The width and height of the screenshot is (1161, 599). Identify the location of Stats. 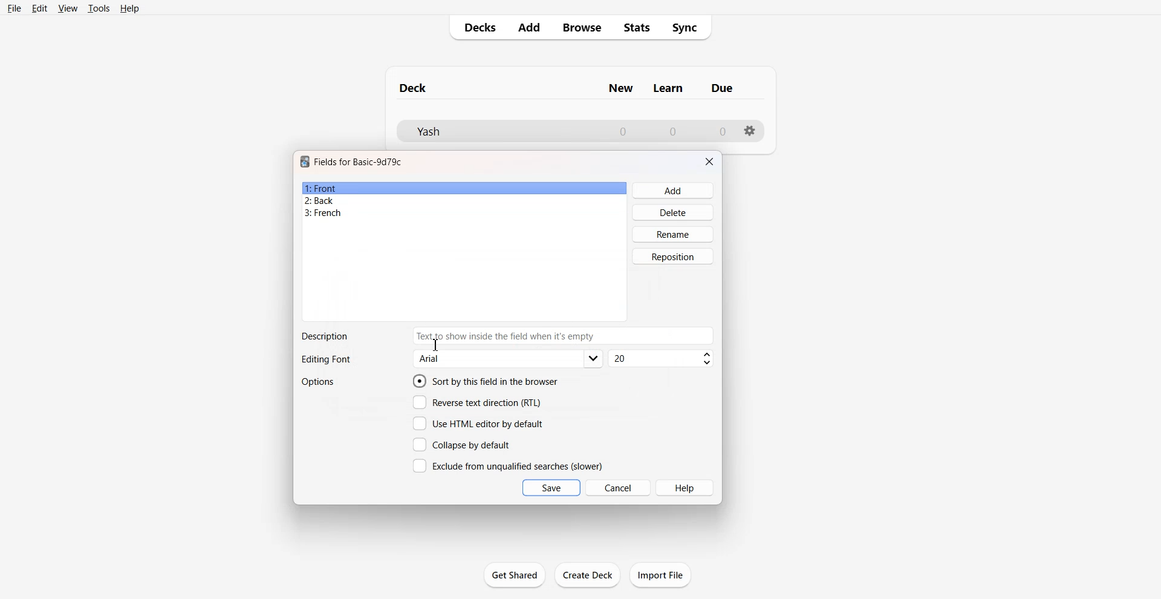
(637, 28).